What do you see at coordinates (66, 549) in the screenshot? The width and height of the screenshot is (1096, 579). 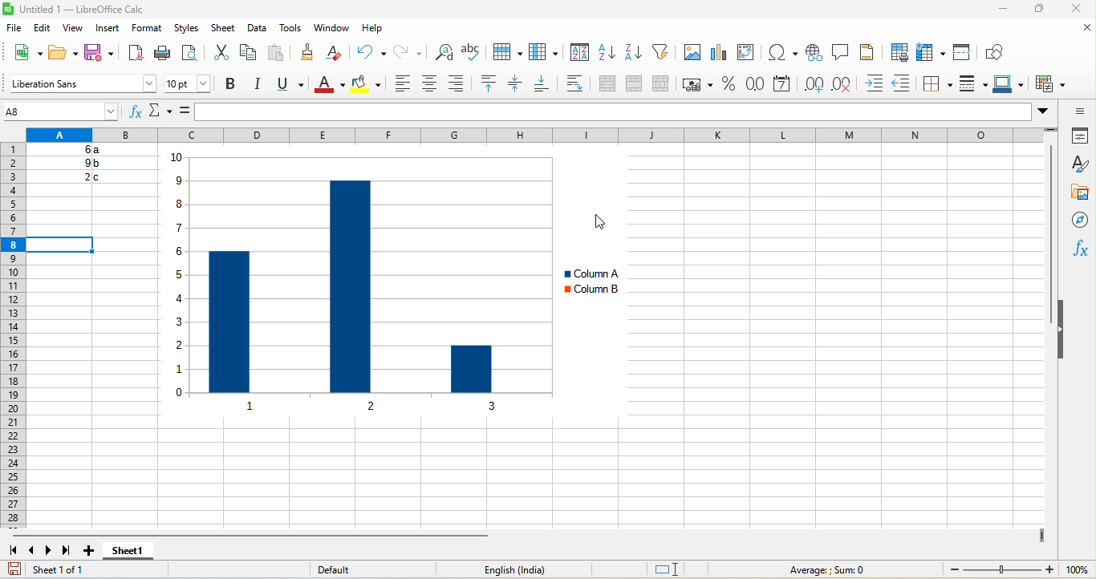 I see `last sheet` at bounding box center [66, 549].